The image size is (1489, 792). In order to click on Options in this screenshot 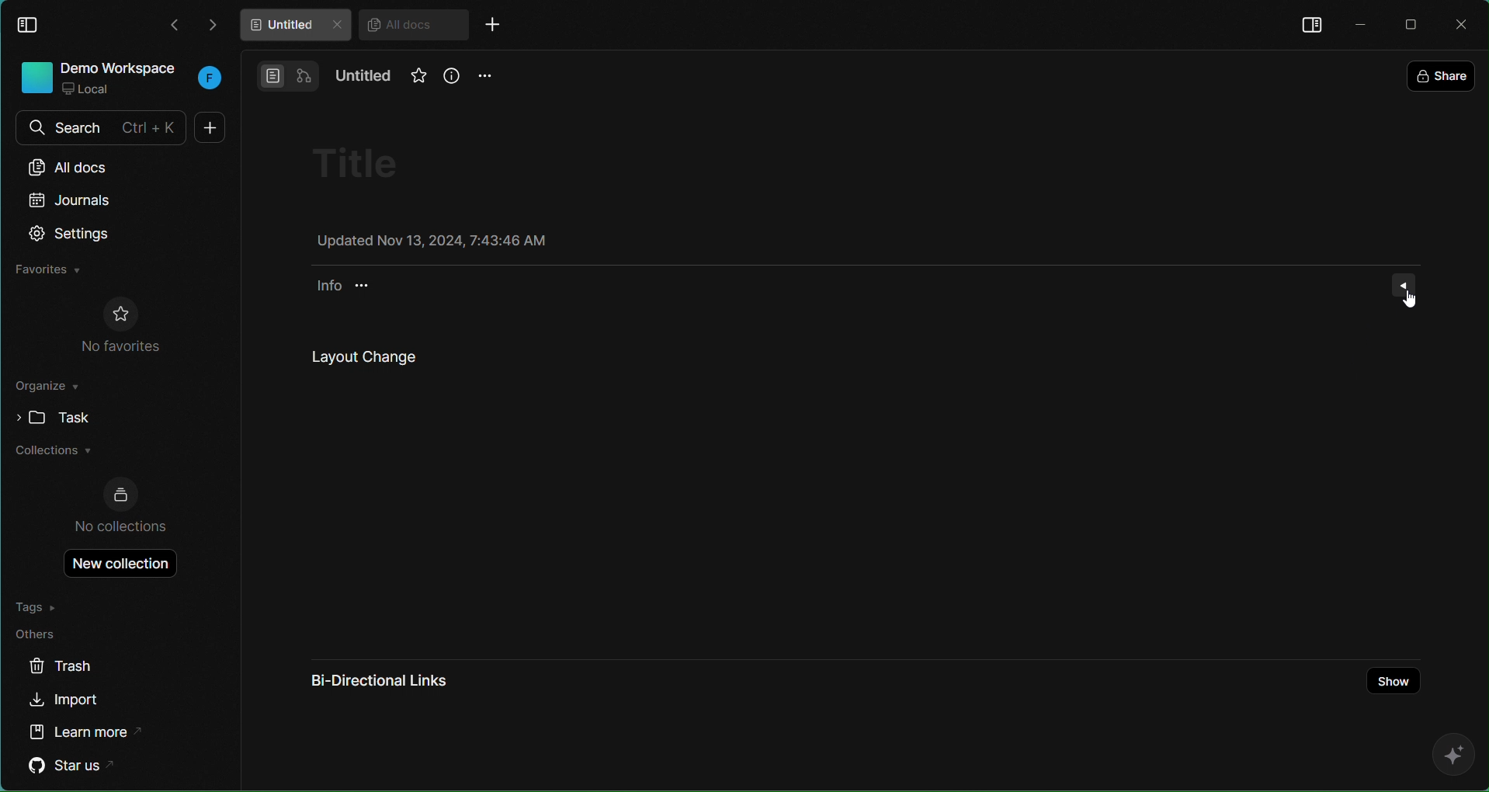, I will do `click(1405, 284)`.